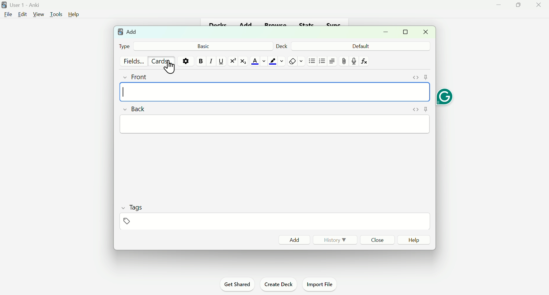 This screenshot has width=549, height=295. I want to click on Browse, so click(275, 24).